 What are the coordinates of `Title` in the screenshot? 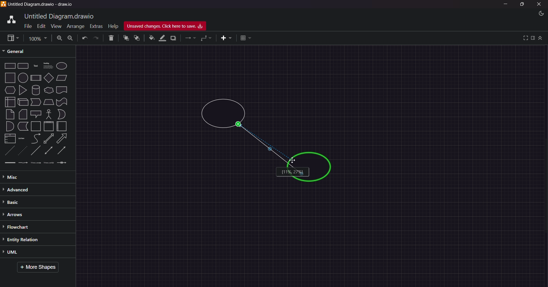 It's located at (43, 5).